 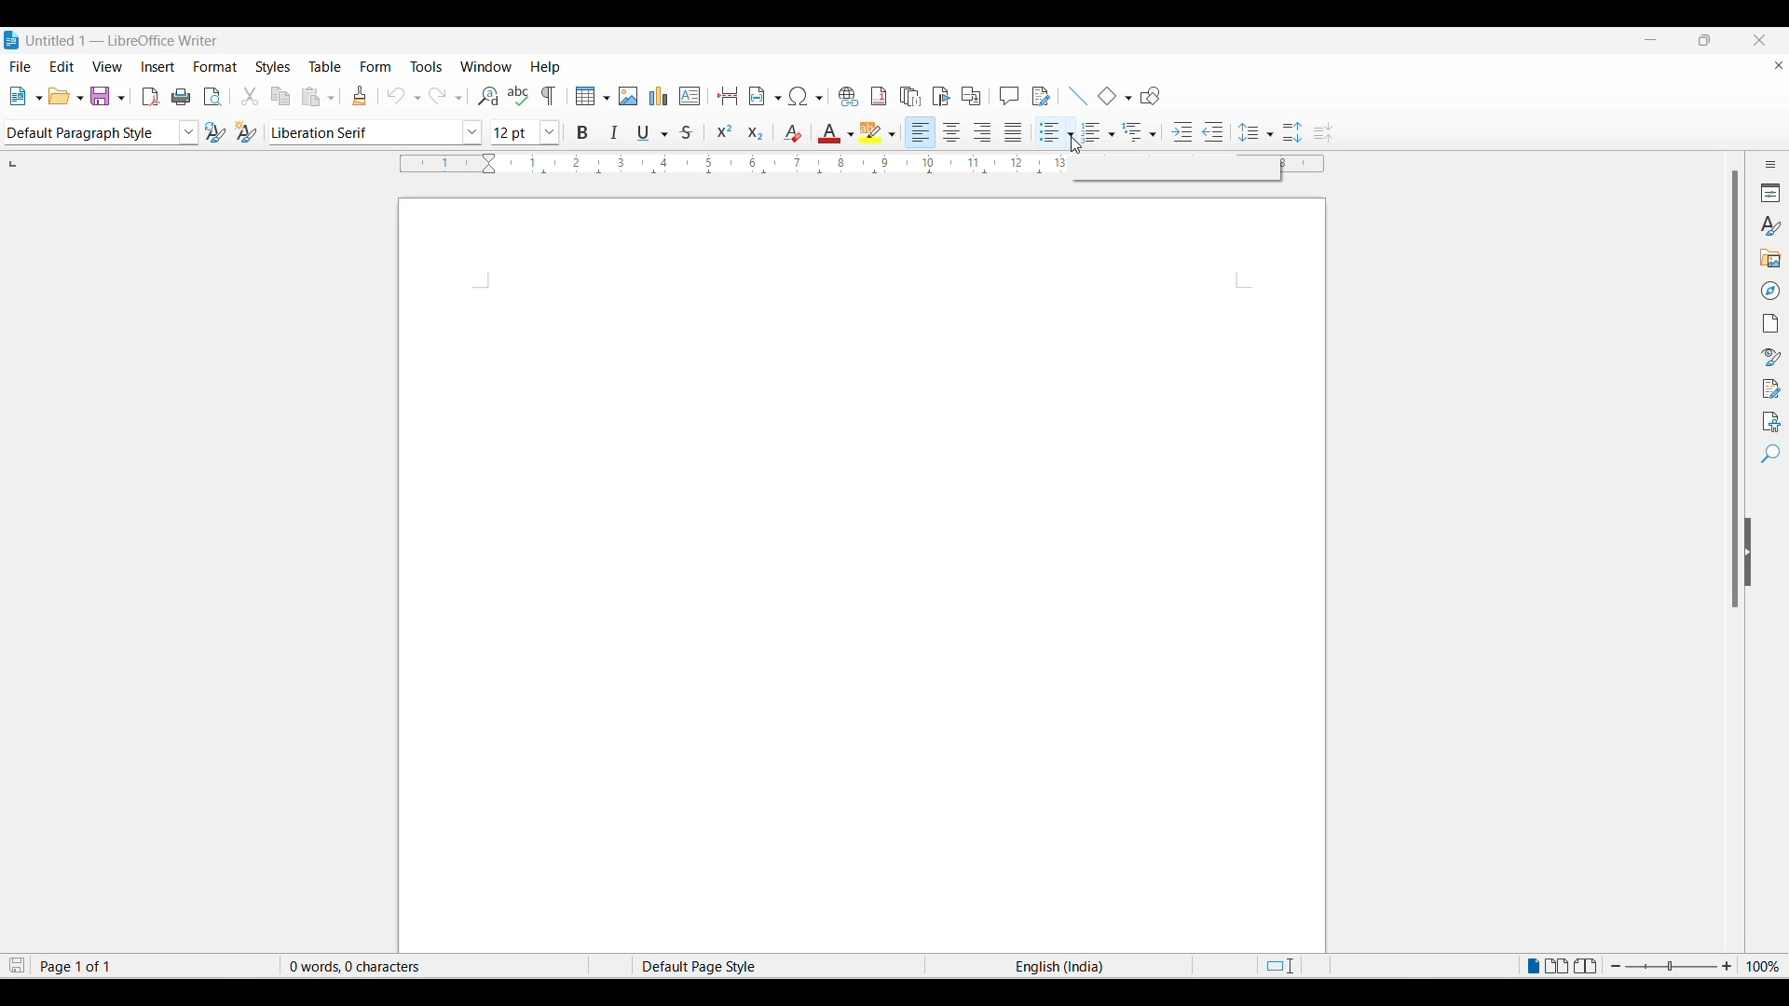 I want to click on insert field, so click(x=763, y=96).